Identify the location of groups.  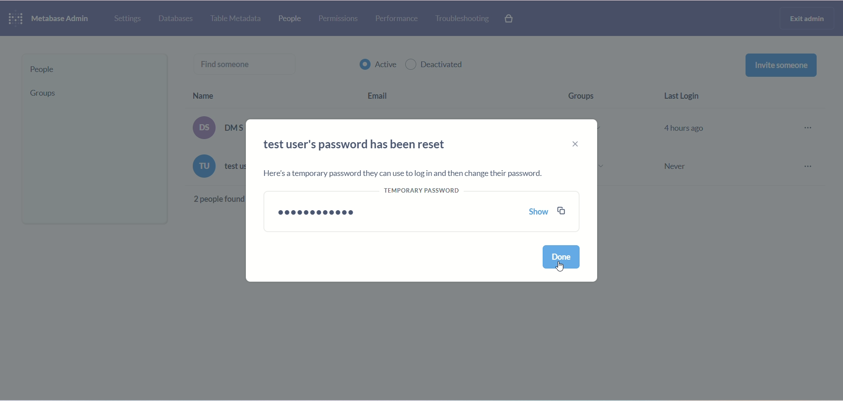
(588, 94).